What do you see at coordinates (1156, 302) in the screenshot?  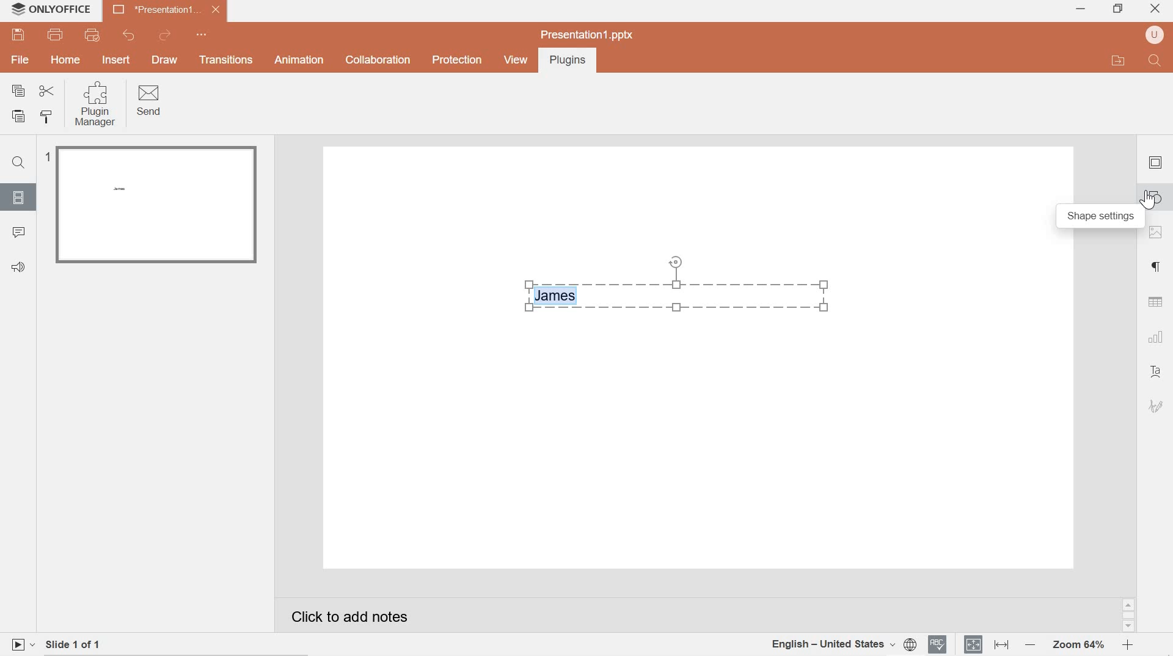 I see `table` at bounding box center [1156, 302].